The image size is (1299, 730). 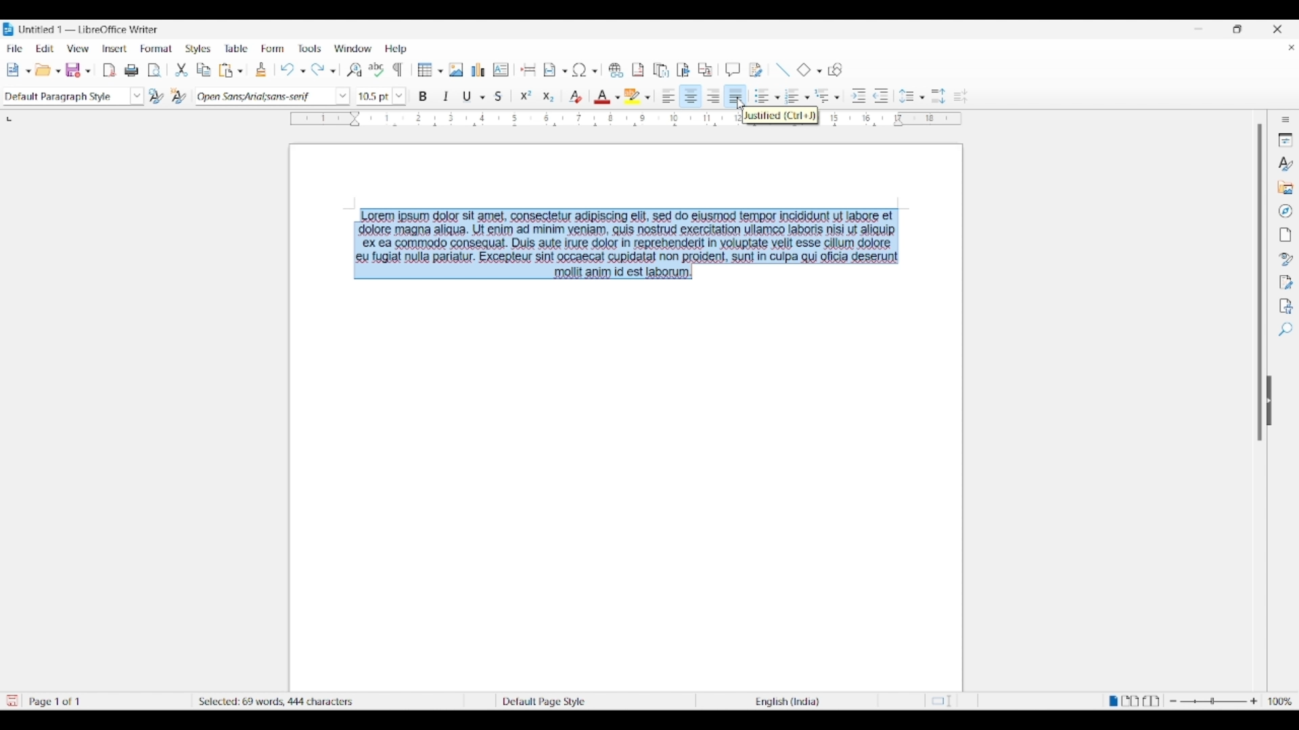 What do you see at coordinates (543, 700) in the screenshot?
I see `Default Page Style` at bounding box center [543, 700].